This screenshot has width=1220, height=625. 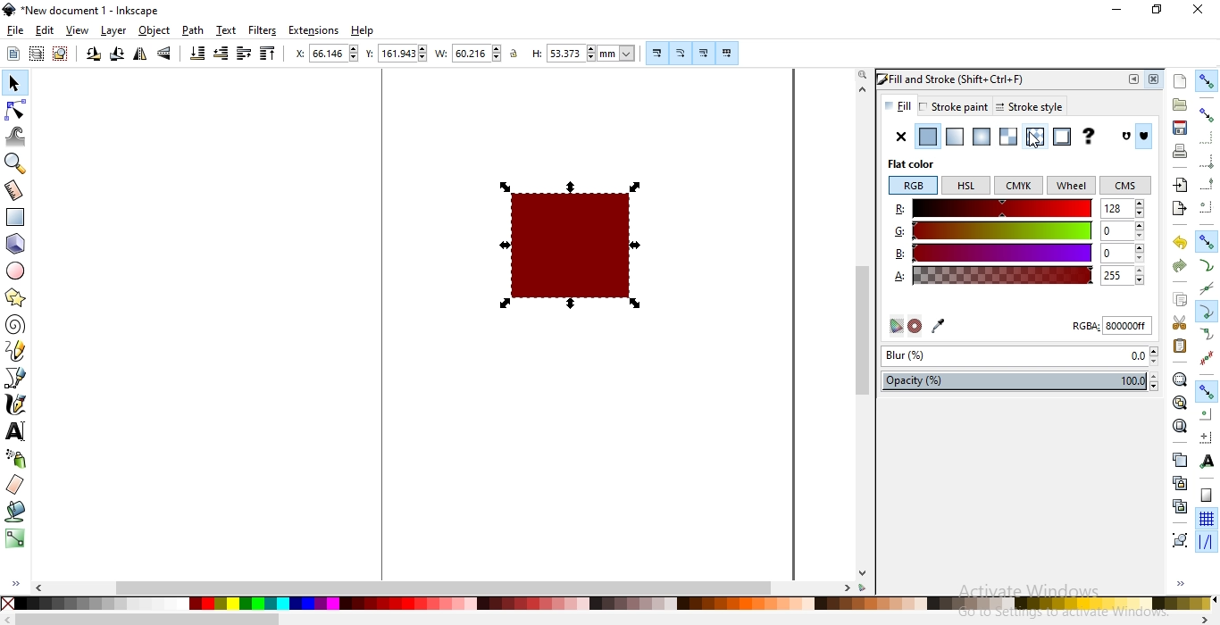 What do you see at coordinates (1026, 107) in the screenshot?
I see `stroke style` at bounding box center [1026, 107].